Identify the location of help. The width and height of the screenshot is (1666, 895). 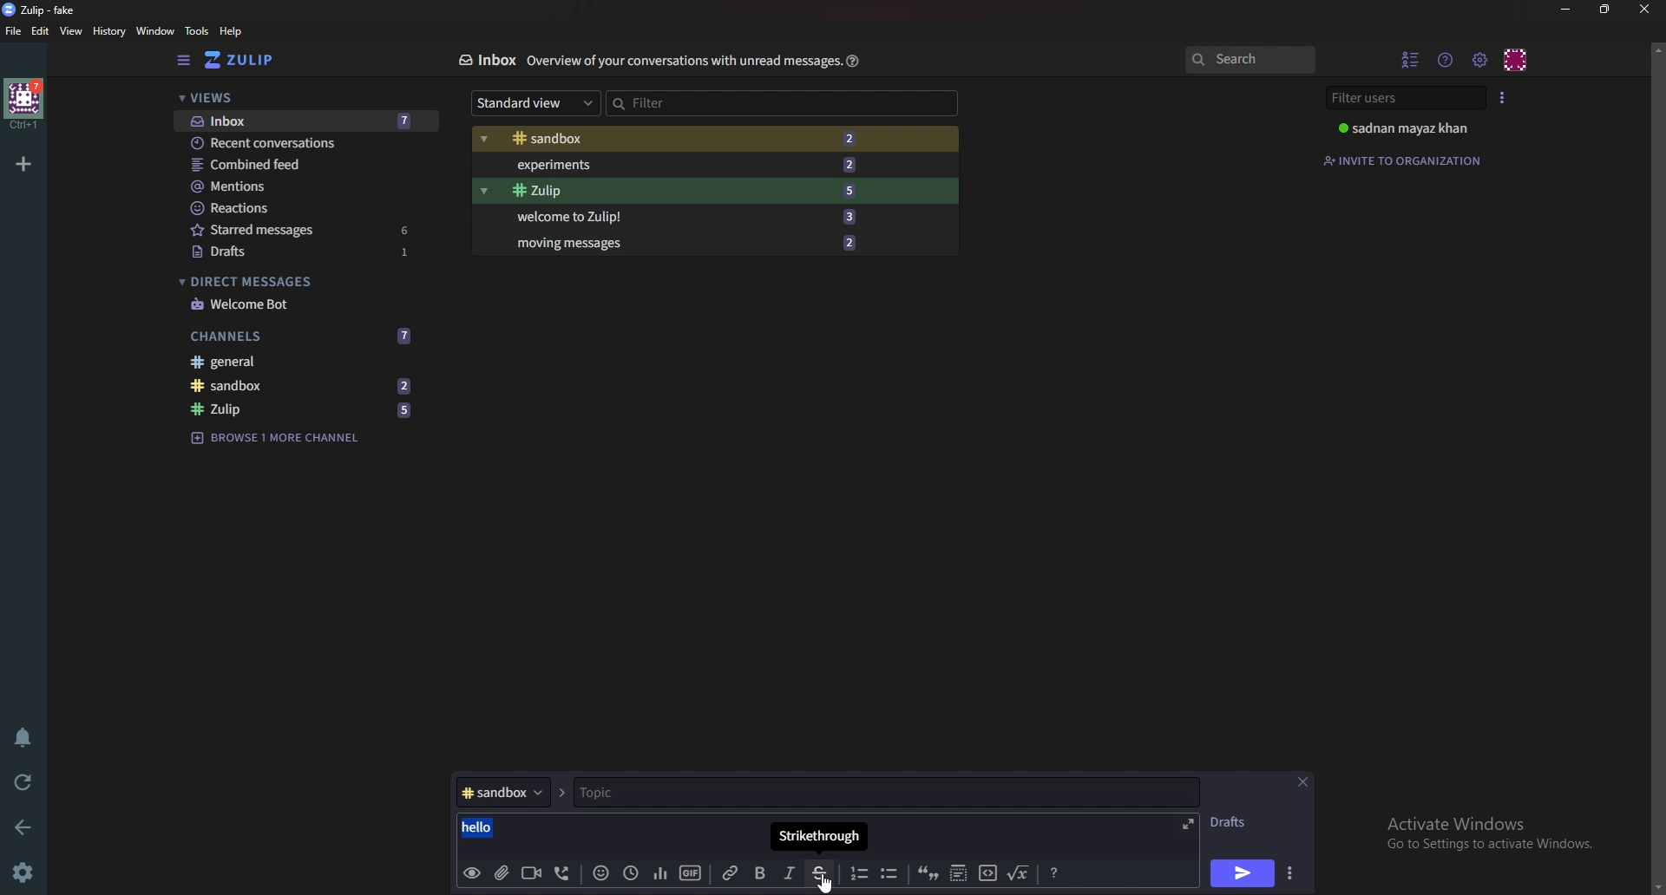
(232, 31).